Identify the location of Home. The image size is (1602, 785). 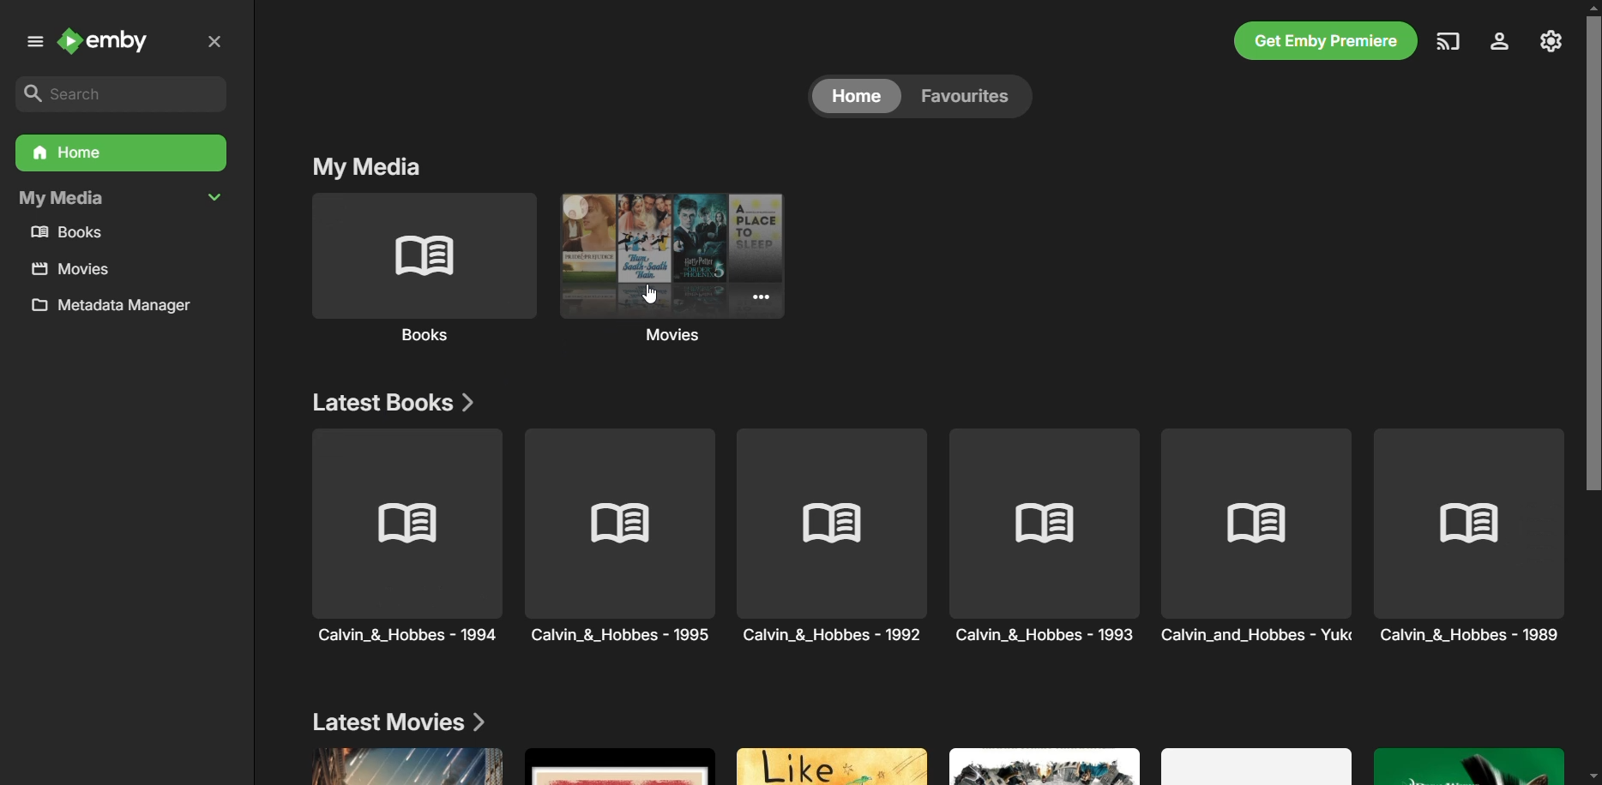
(119, 153).